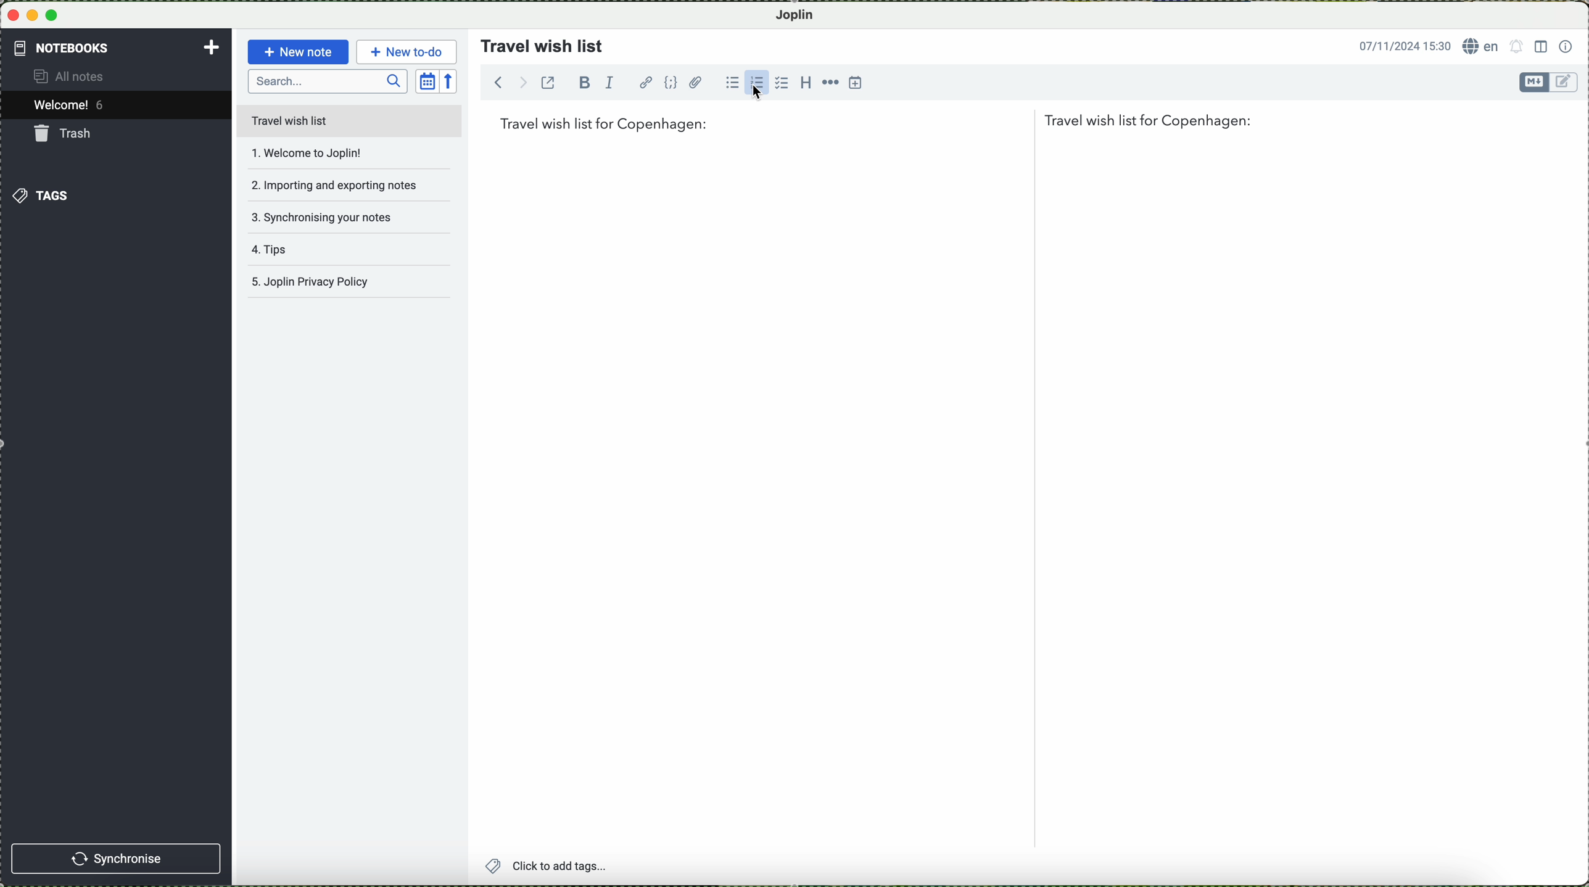 The height and width of the screenshot is (887, 1589). Describe the element at coordinates (296, 52) in the screenshot. I see `new note button` at that location.